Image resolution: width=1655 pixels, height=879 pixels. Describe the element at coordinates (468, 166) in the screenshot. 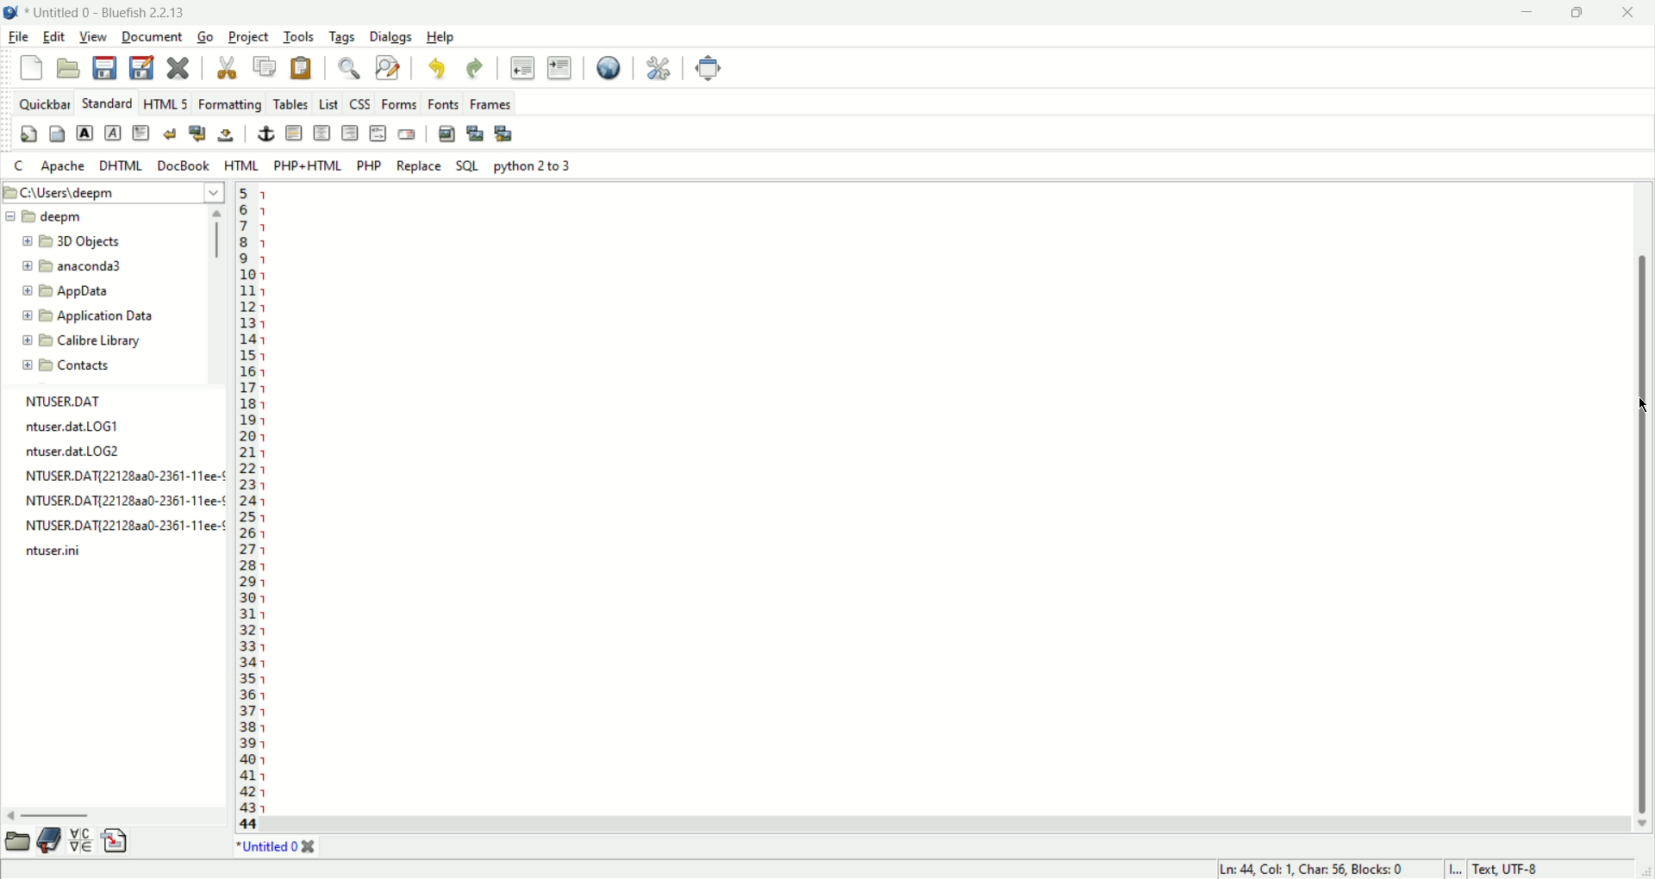

I see `SQL` at that location.